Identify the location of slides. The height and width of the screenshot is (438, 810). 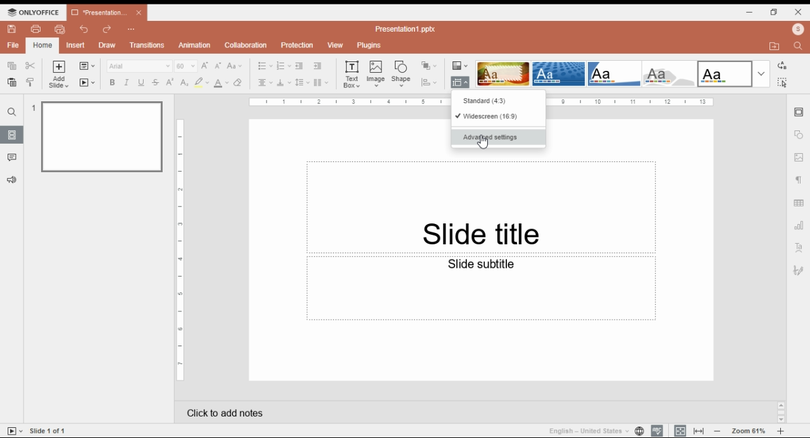
(12, 134).